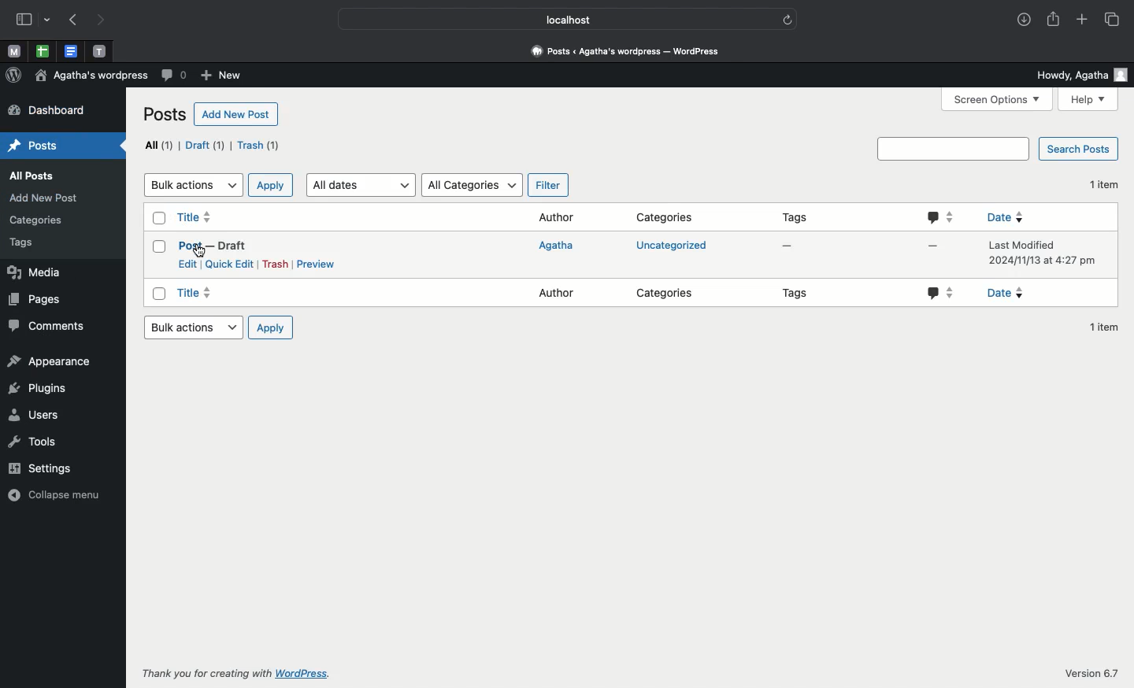 The image size is (1134, 688). Describe the element at coordinates (42, 245) in the screenshot. I see `tags` at that location.